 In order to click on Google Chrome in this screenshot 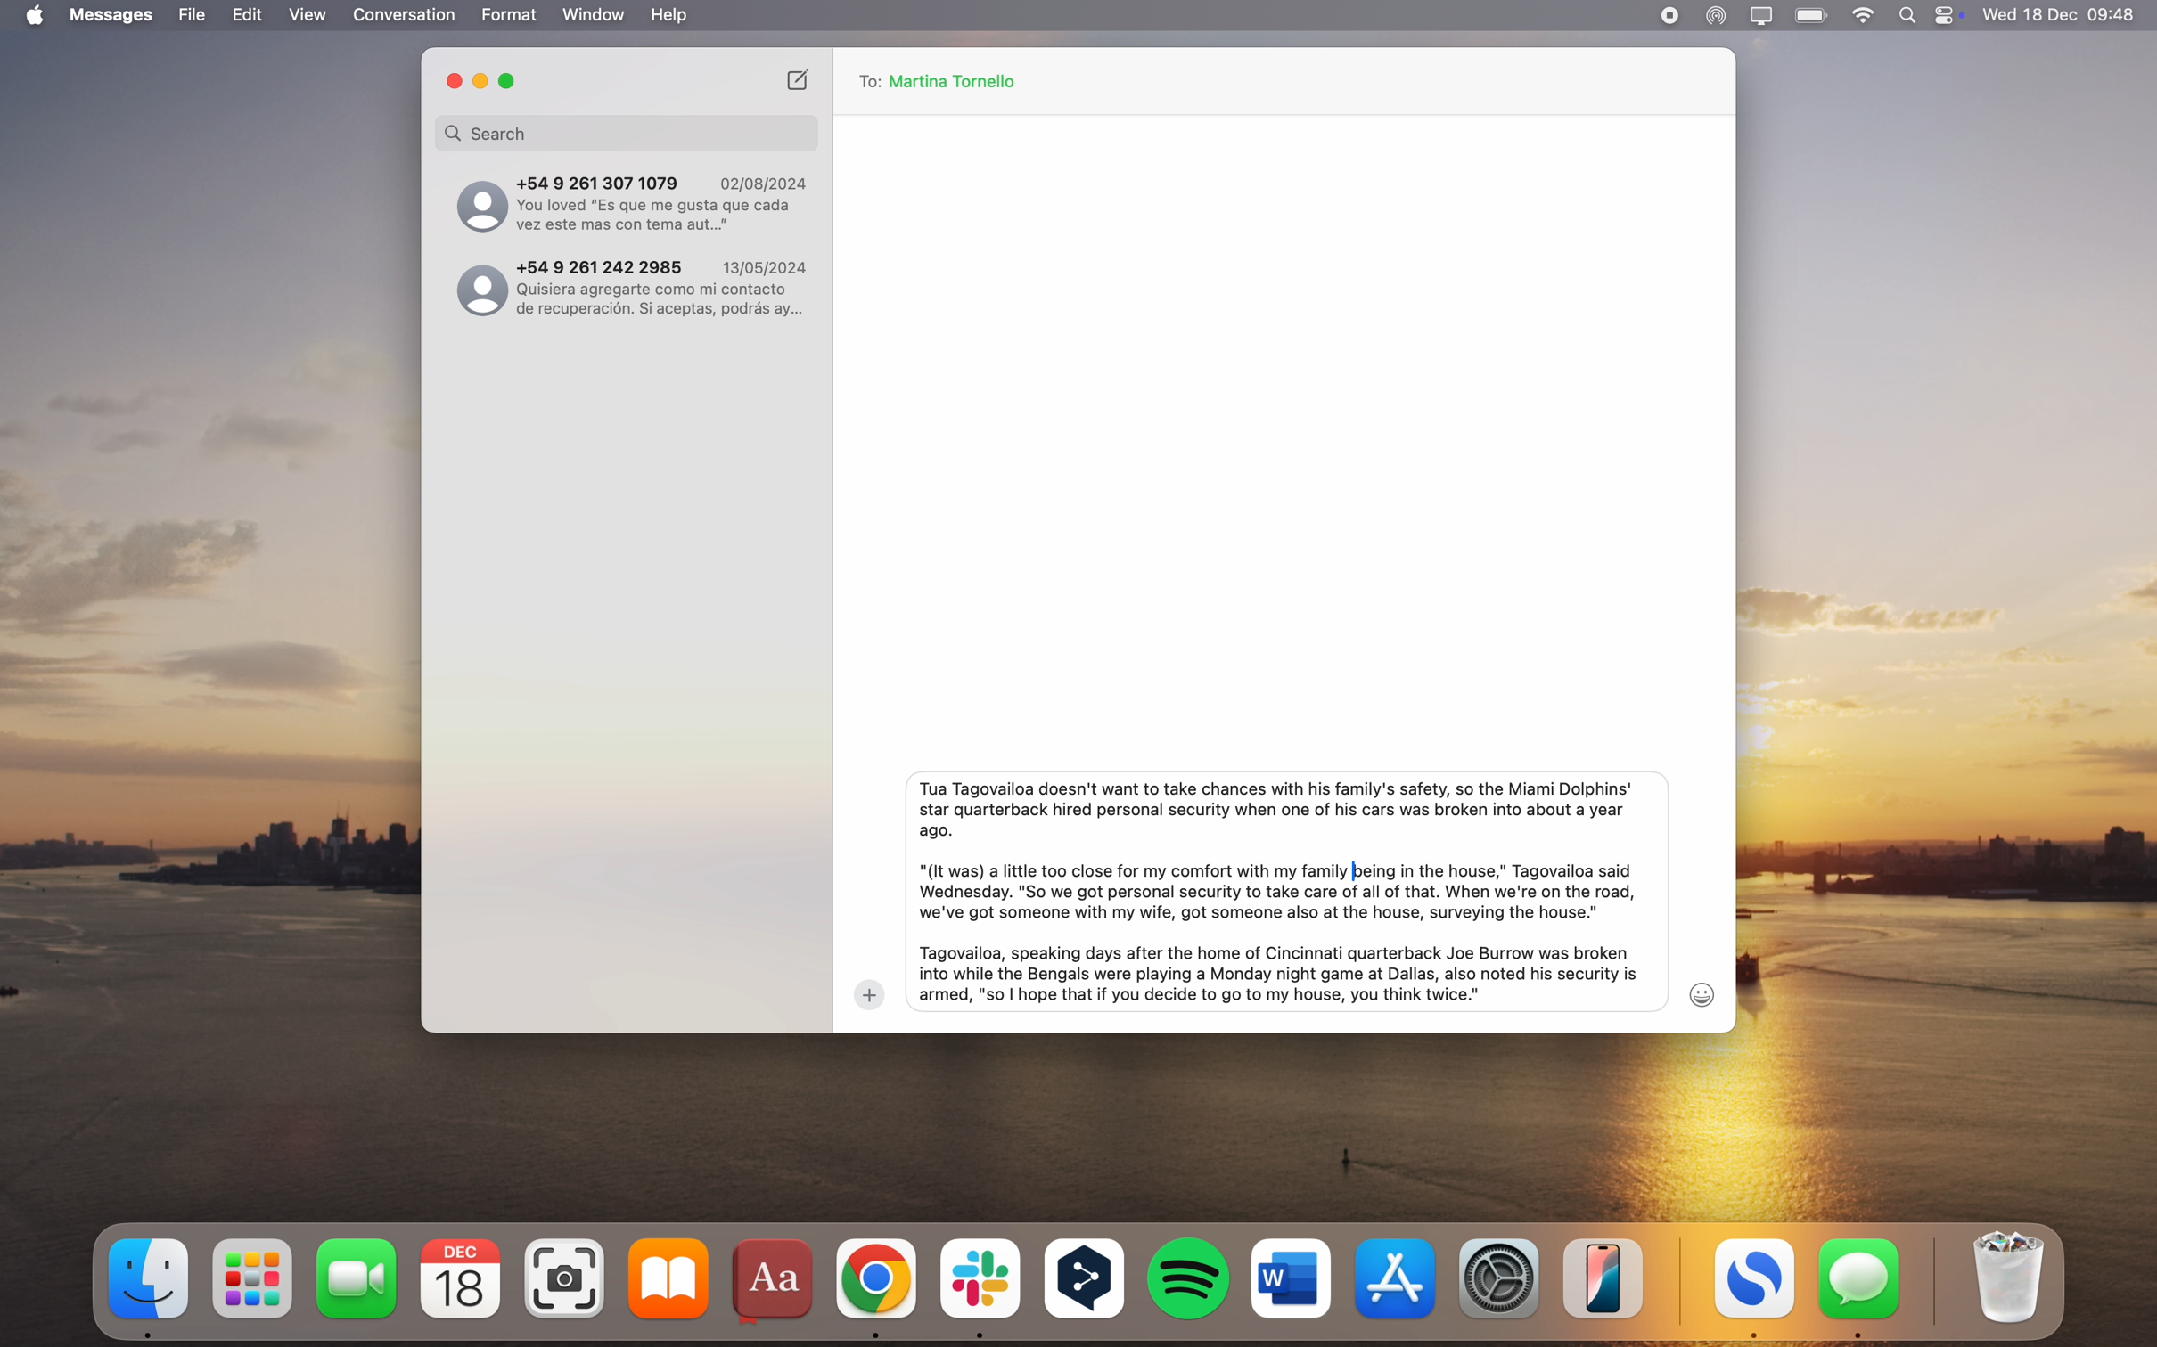, I will do `click(877, 1285)`.